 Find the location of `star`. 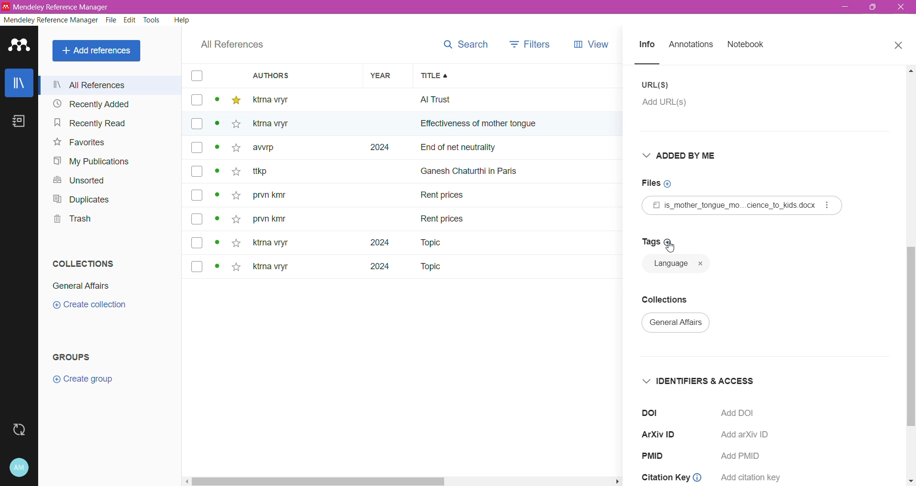

star is located at coordinates (234, 126).